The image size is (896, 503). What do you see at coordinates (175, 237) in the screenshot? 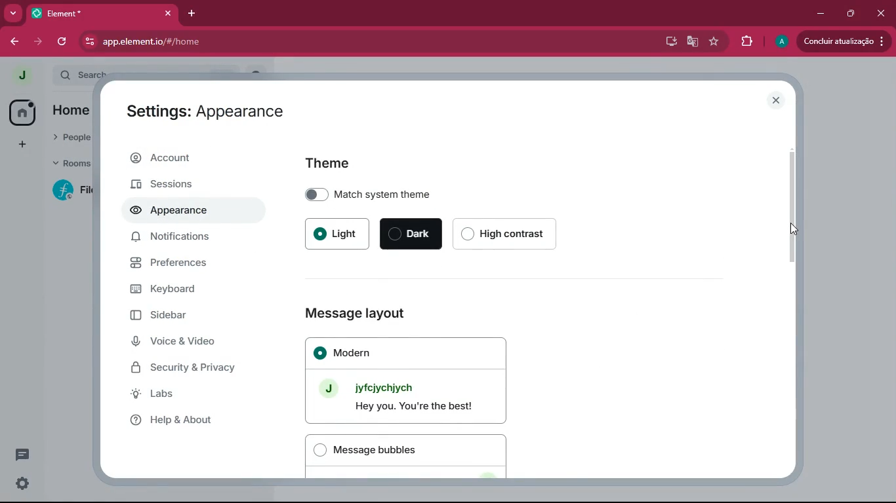
I see `notifications` at bounding box center [175, 237].